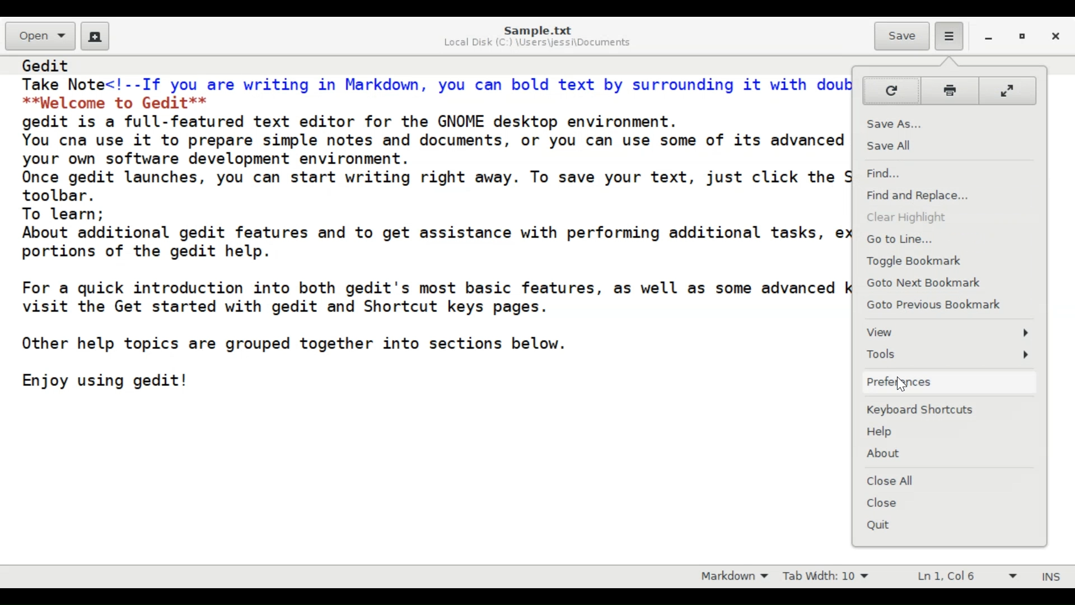 This screenshot has width=1075, height=605. What do you see at coordinates (950, 477) in the screenshot?
I see `Close All` at bounding box center [950, 477].